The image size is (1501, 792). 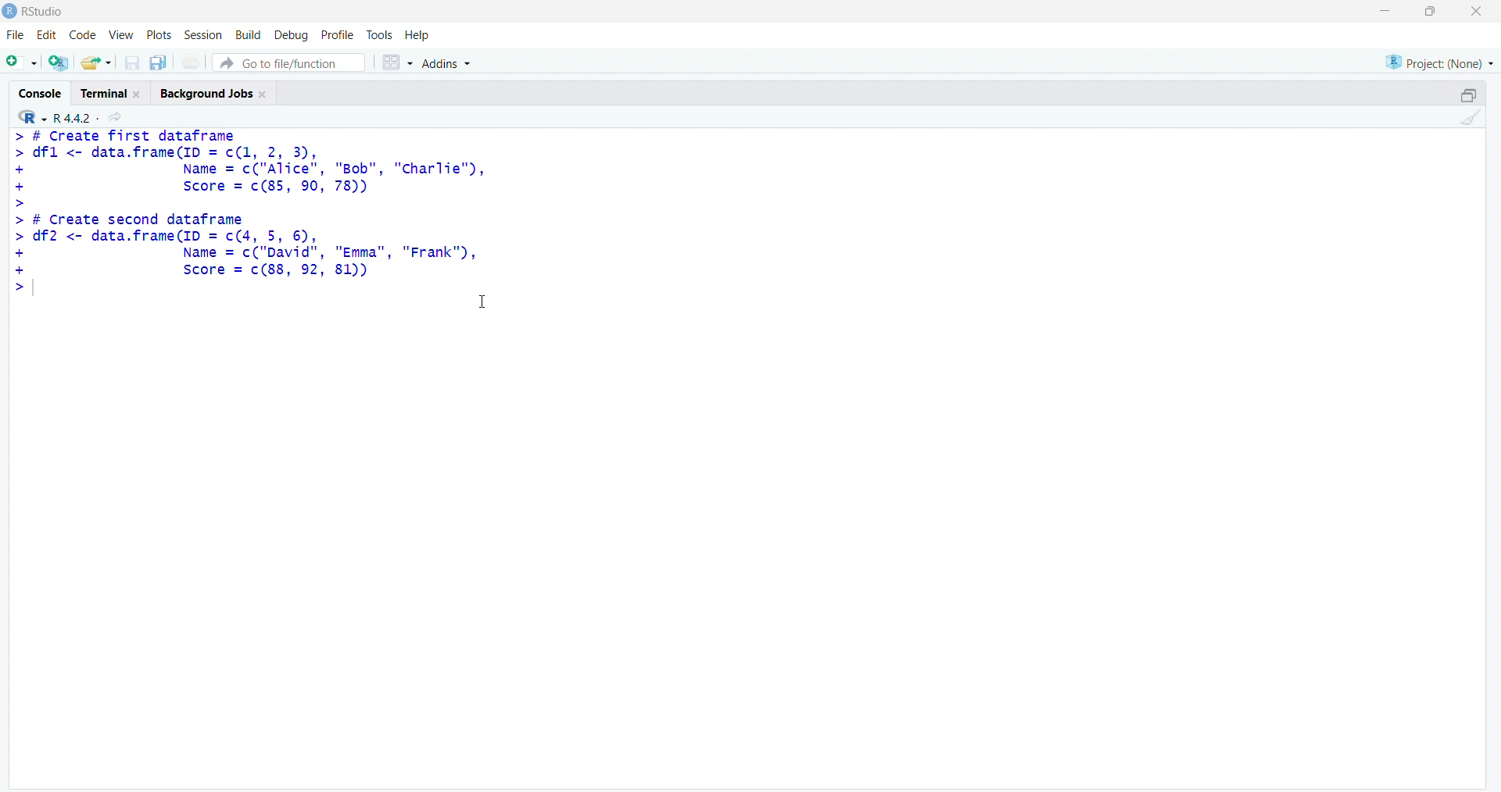 What do you see at coordinates (192, 62) in the screenshot?
I see `print` at bounding box center [192, 62].